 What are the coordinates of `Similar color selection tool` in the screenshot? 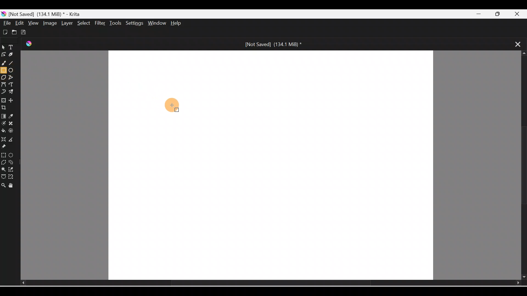 It's located at (12, 169).